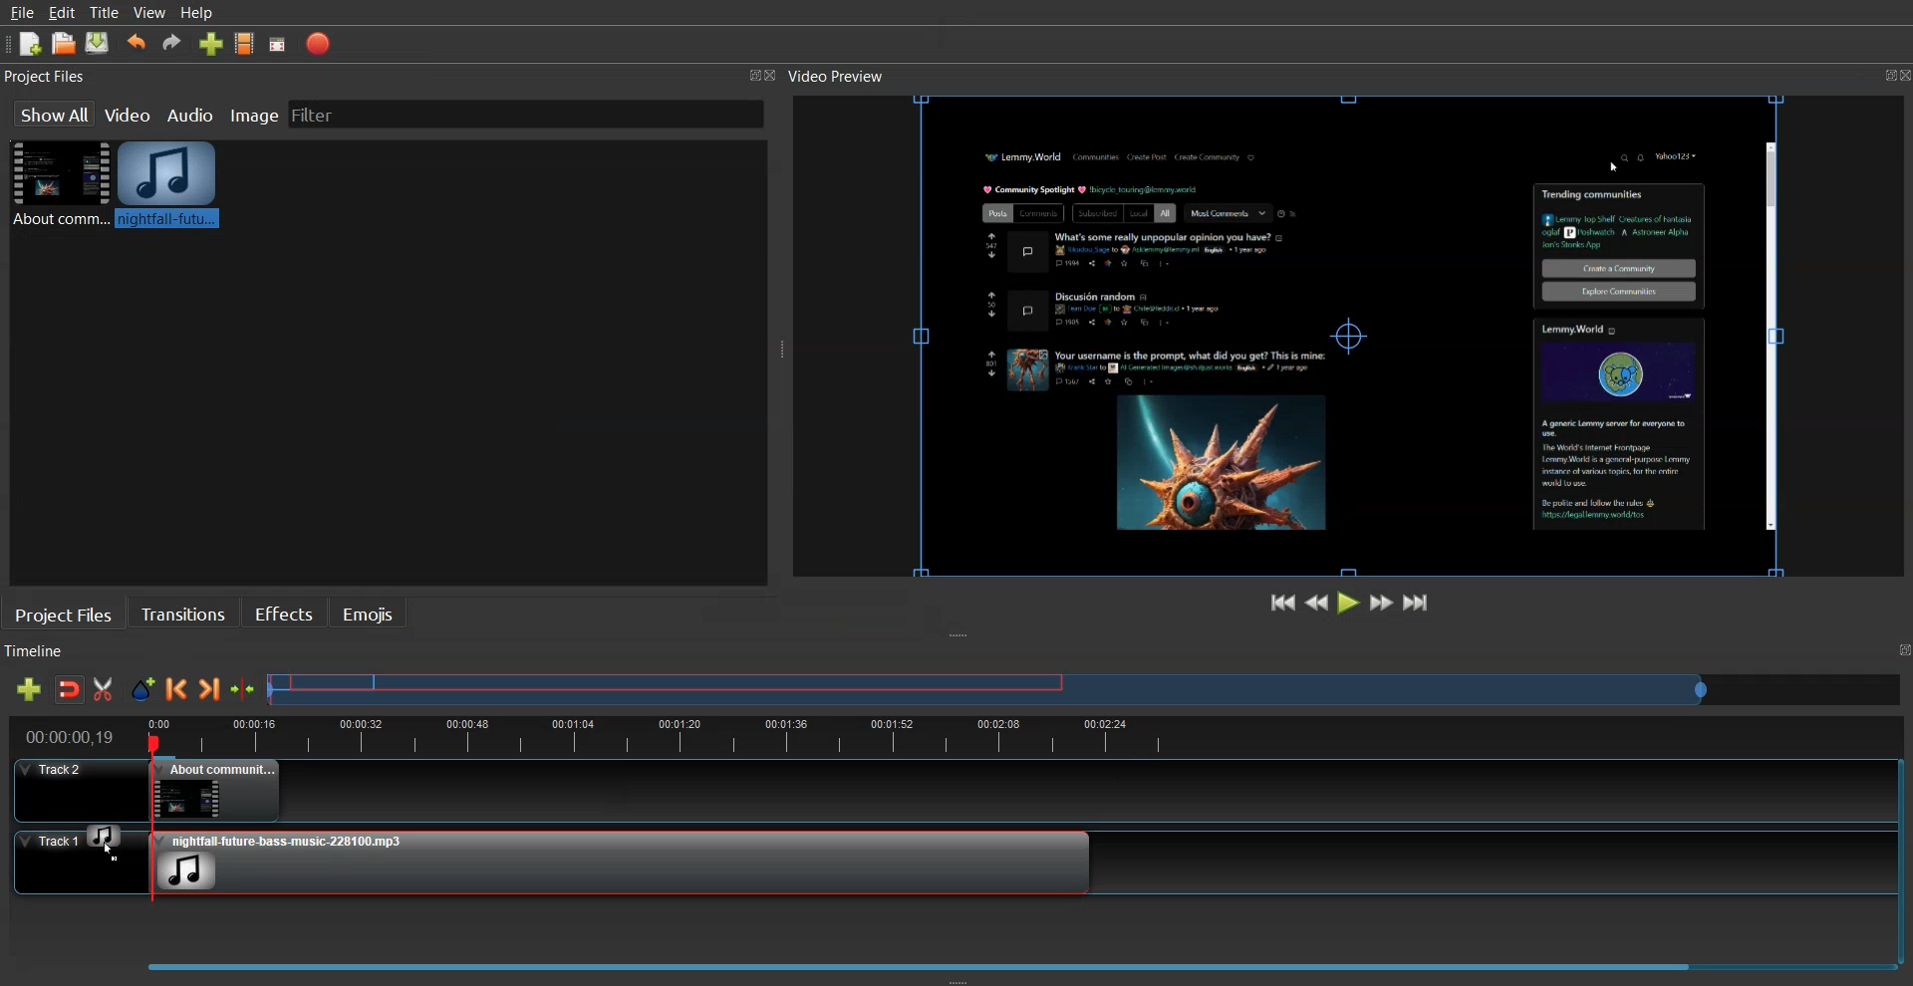 This screenshot has width=1913, height=986. Describe the element at coordinates (782, 354) in the screenshot. I see `Window Adjuster` at that location.